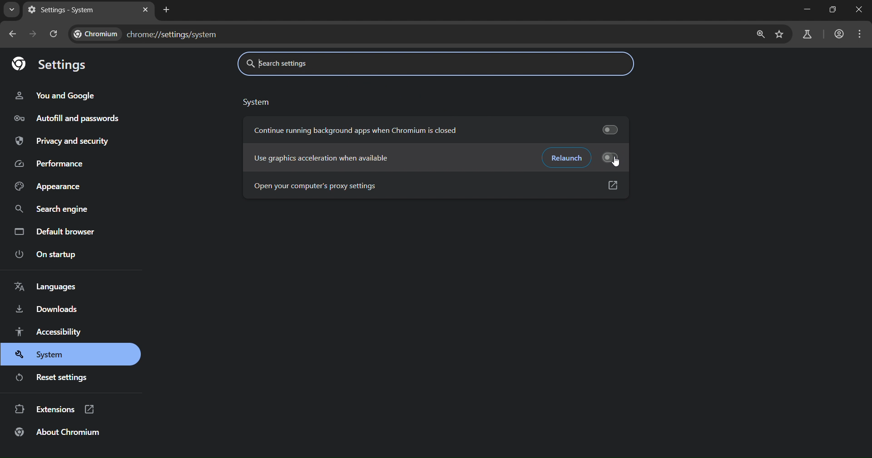 The height and width of the screenshot is (458, 872). Describe the element at coordinates (57, 11) in the screenshot. I see `current tab` at that location.